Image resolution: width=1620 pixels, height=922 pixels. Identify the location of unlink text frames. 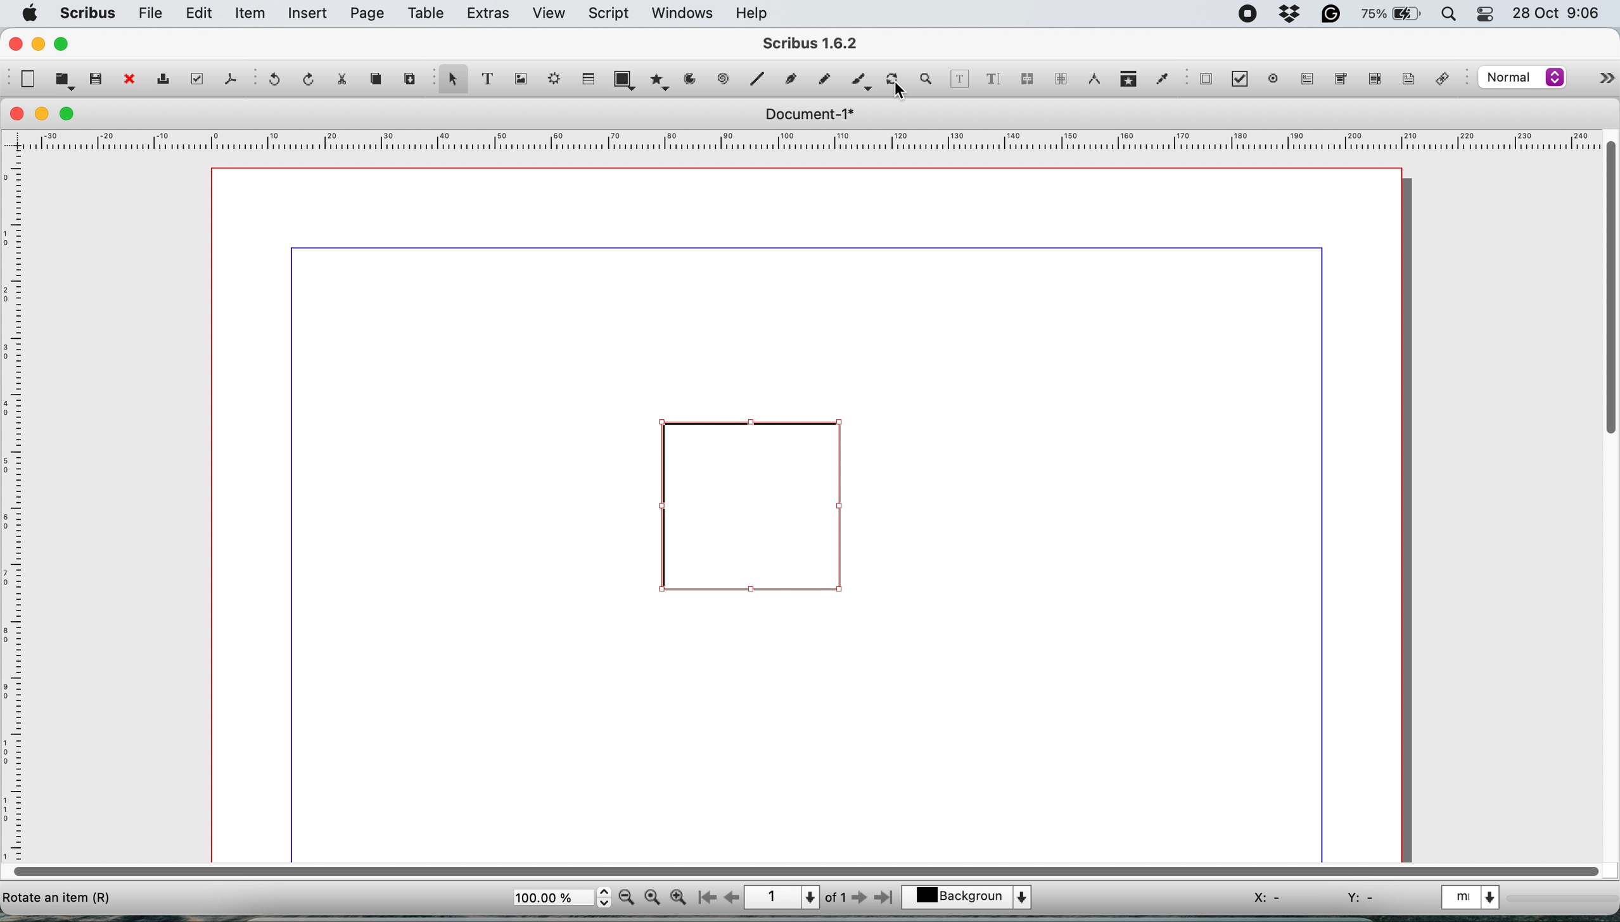
(1060, 80).